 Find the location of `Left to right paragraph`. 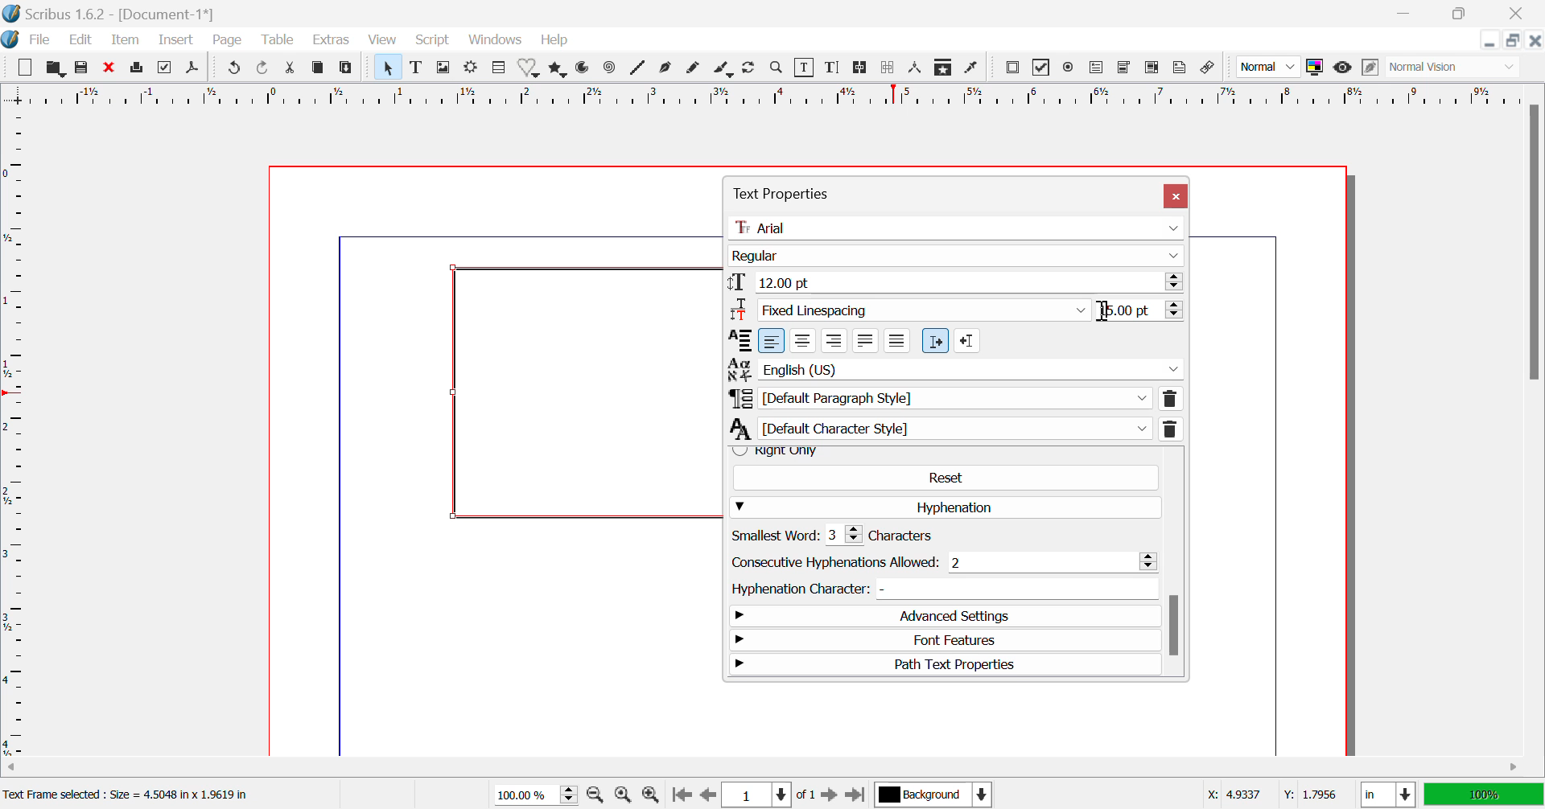

Left to right paragraph is located at coordinates (935, 341).